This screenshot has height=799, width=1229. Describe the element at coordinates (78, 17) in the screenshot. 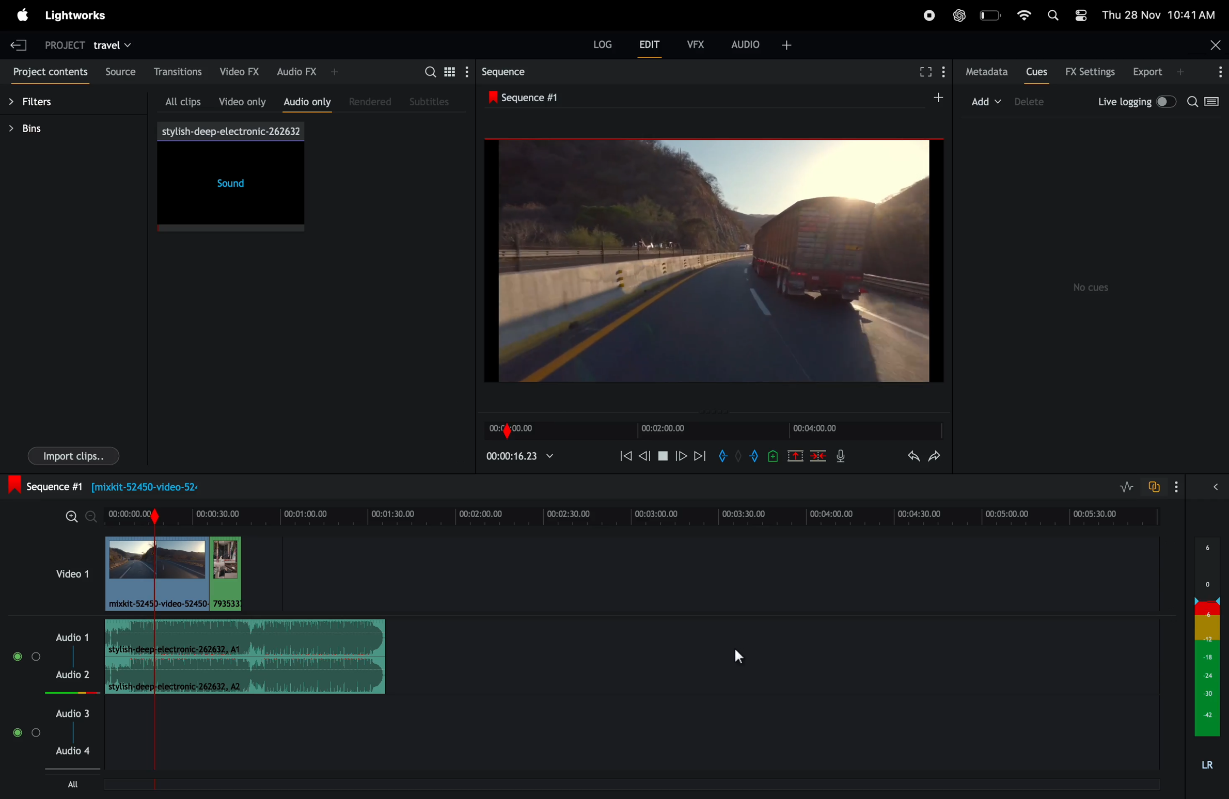

I see `light works menu` at that location.